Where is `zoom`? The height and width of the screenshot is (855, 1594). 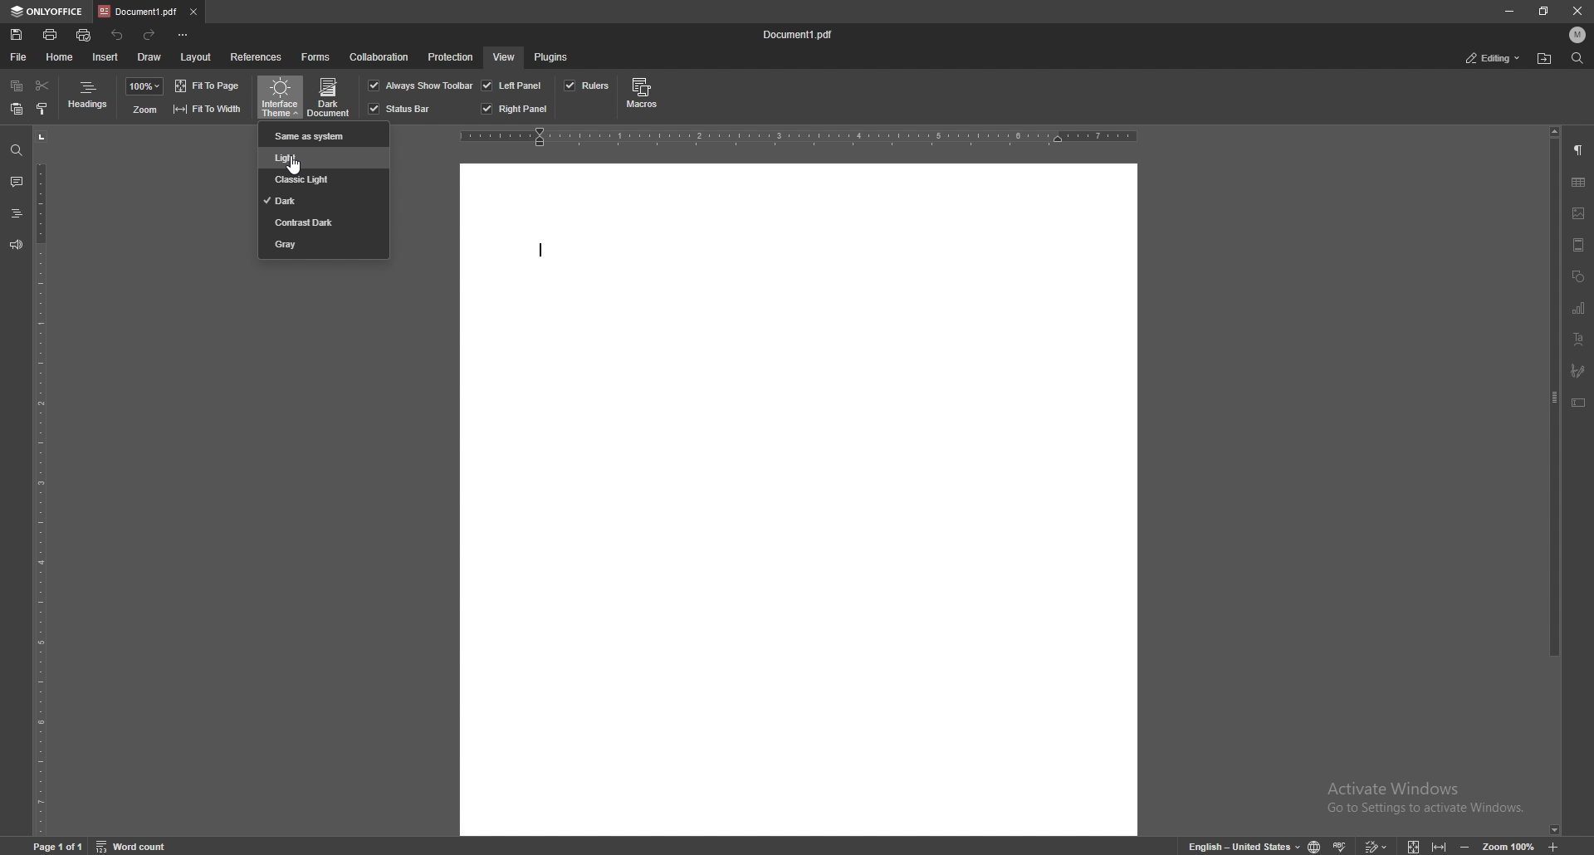
zoom is located at coordinates (144, 110).